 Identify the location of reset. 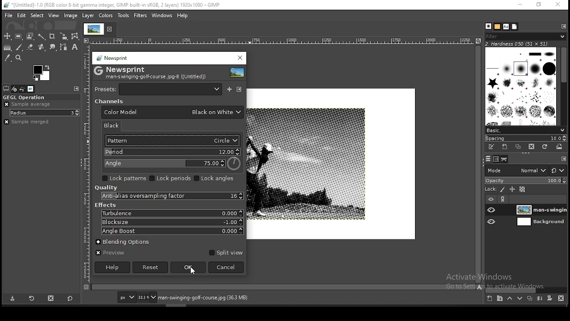
(151, 267).